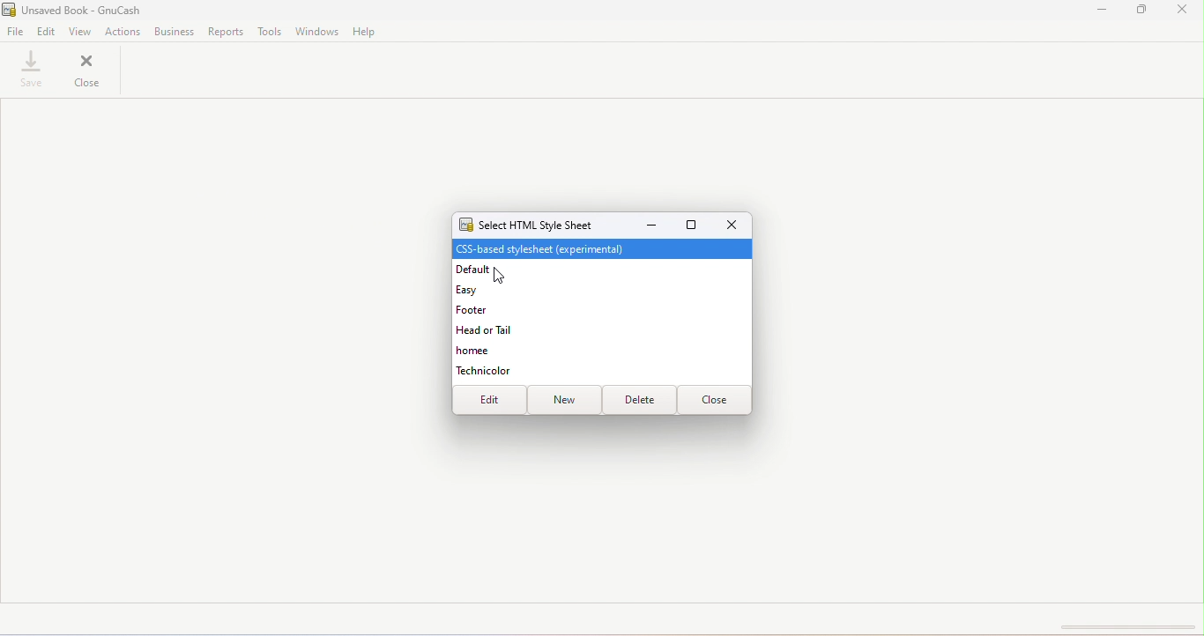 The width and height of the screenshot is (1204, 636). I want to click on Easy, so click(471, 289).